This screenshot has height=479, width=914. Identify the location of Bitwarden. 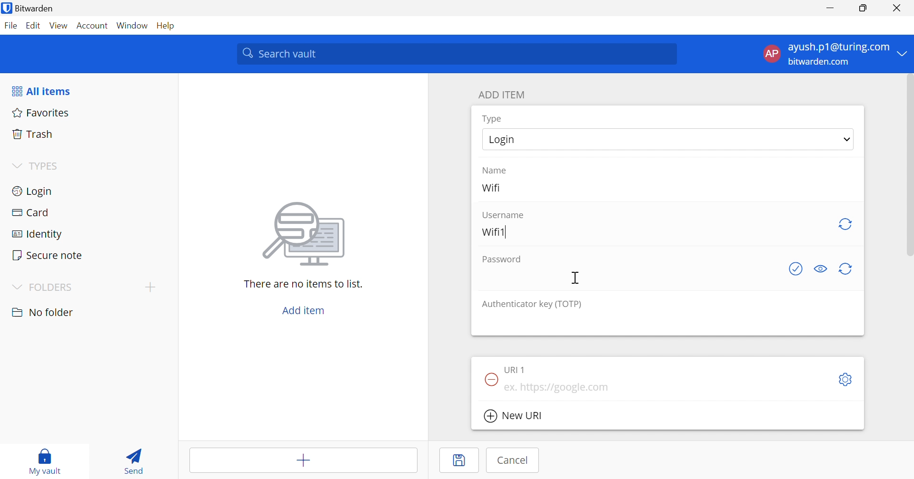
(29, 8).